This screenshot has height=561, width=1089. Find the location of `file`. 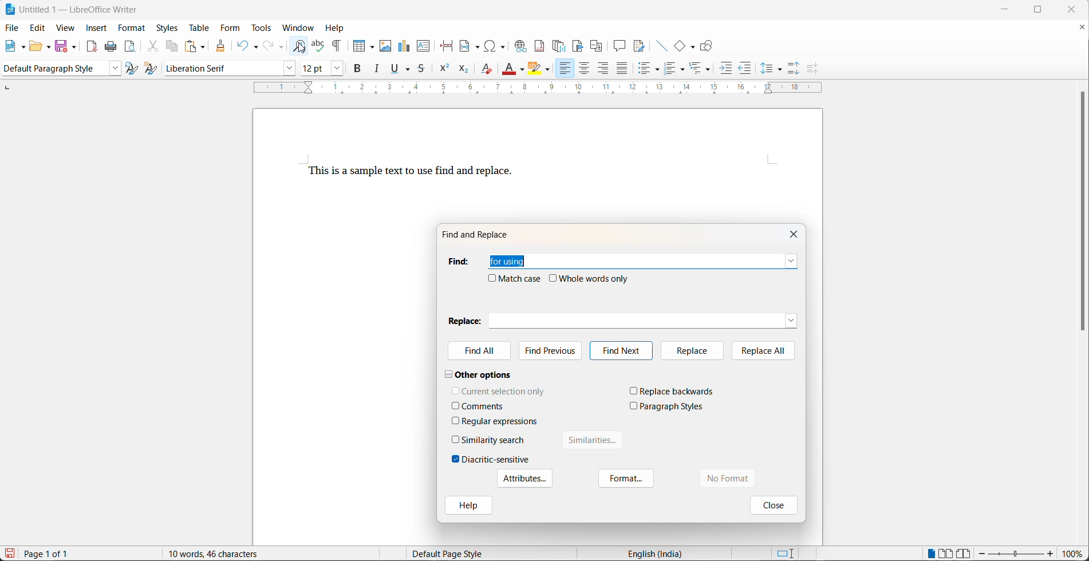

file is located at coordinates (13, 27).